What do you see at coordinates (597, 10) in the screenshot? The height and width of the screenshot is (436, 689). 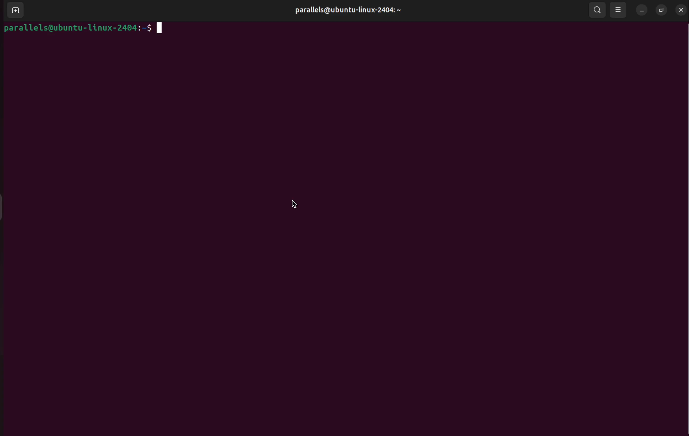 I see `search` at bounding box center [597, 10].